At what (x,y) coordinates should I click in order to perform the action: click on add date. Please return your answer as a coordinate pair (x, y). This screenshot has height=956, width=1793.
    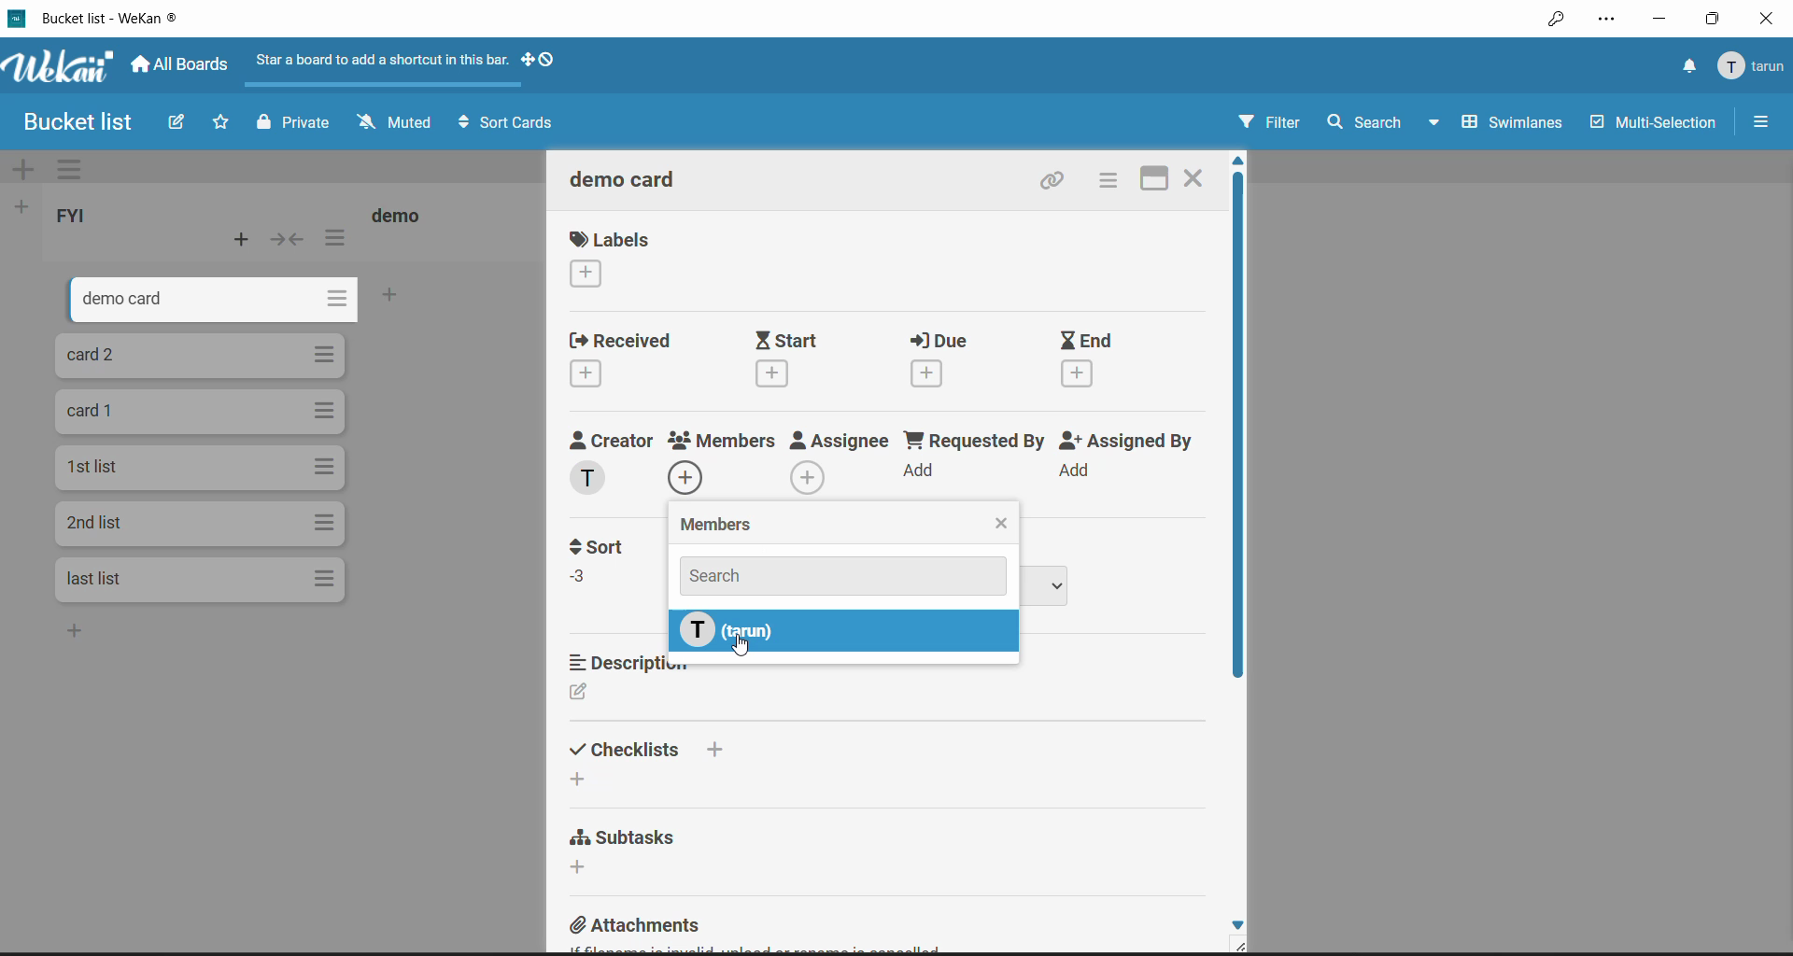
    Looking at the image, I should click on (582, 376).